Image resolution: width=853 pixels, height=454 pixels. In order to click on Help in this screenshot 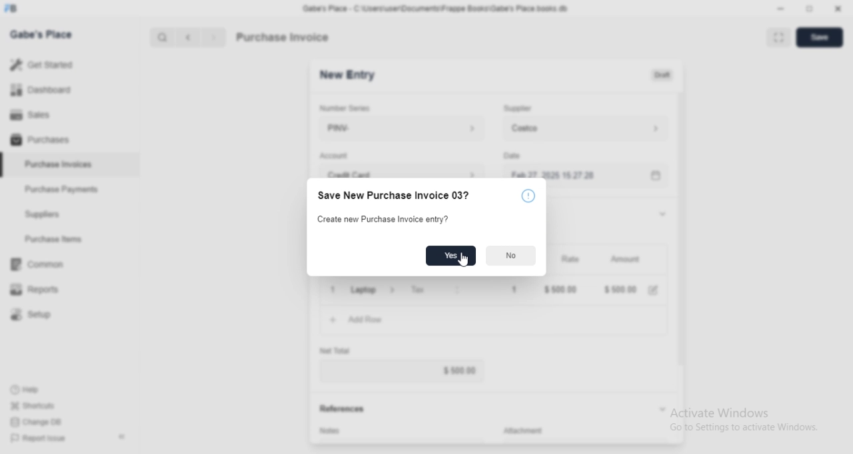, I will do `click(33, 390)`.